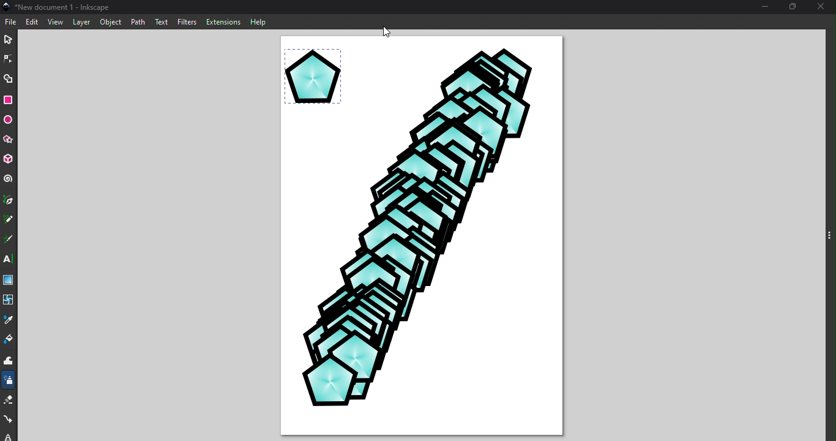 The height and width of the screenshot is (441, 836). I want to click on lock, so click(9, 435).